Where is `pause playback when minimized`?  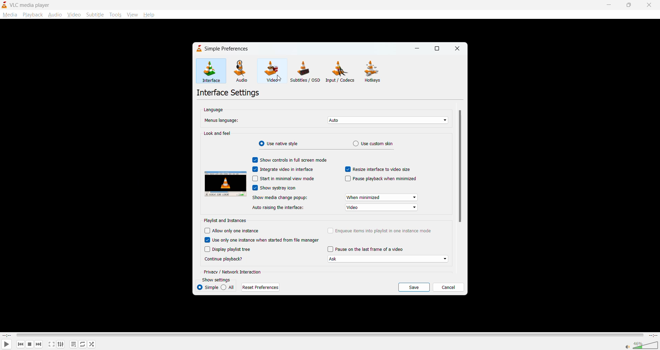
pause playback when minimized is located at coordinates (383, 179).